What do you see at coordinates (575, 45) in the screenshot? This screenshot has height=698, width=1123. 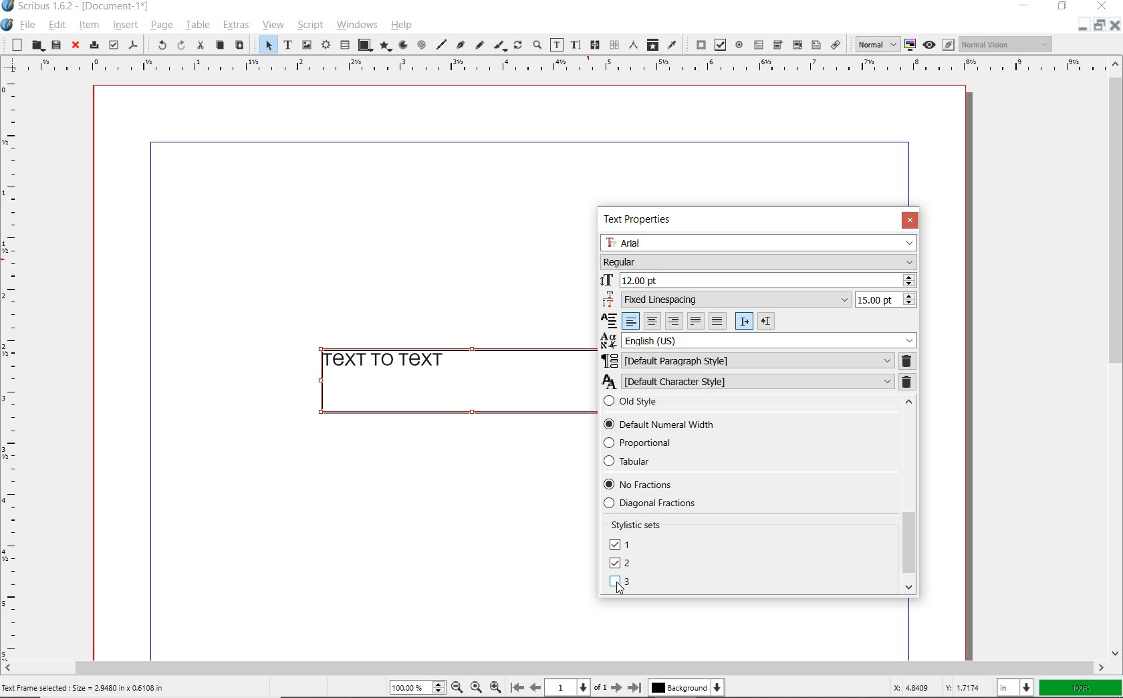 I see `edit text with story editor` at bounding box center [575, 45].